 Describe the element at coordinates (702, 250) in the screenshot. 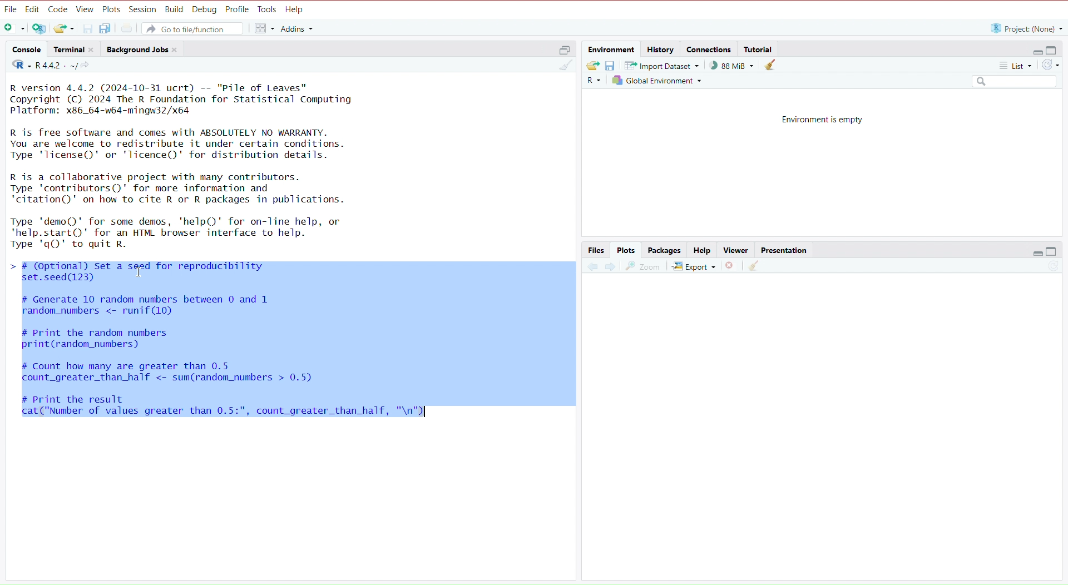

I see `Help` at that location.